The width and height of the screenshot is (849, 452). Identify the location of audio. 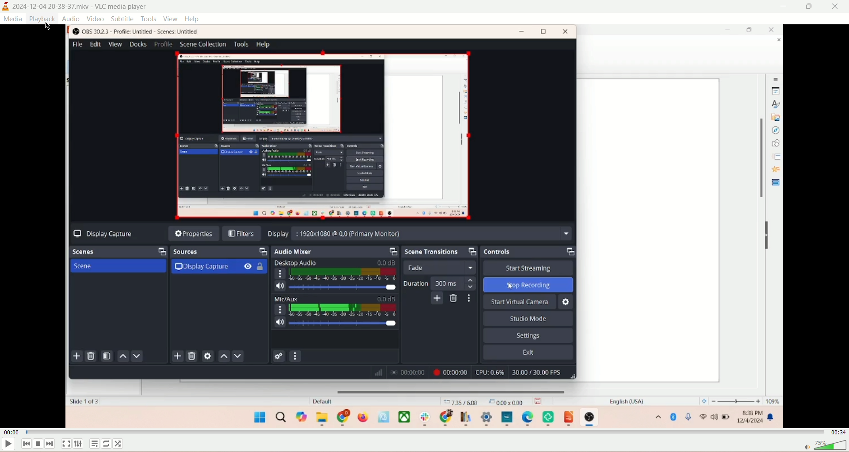
(71, 18).